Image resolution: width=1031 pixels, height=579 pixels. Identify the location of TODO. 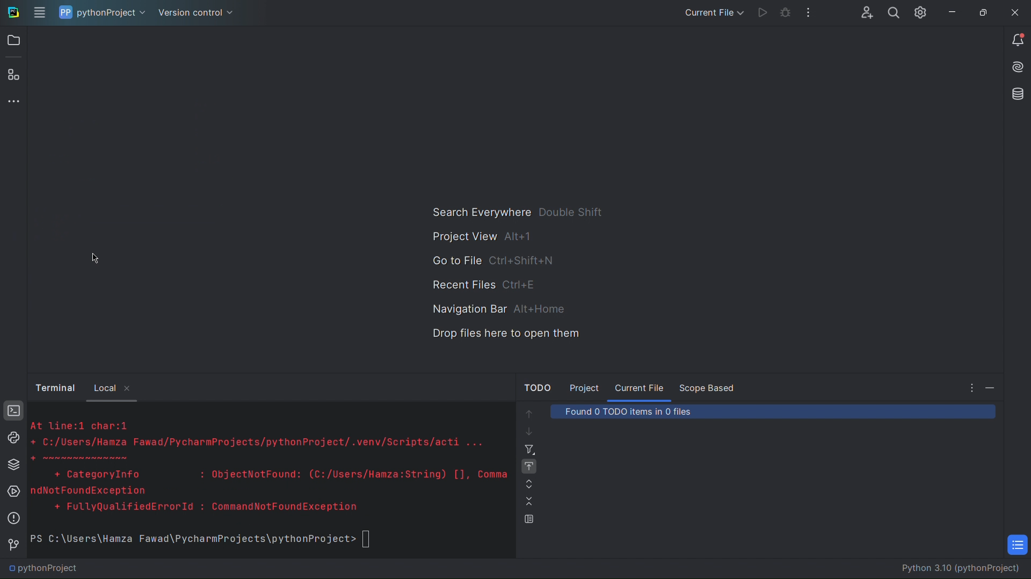
(535, 385).